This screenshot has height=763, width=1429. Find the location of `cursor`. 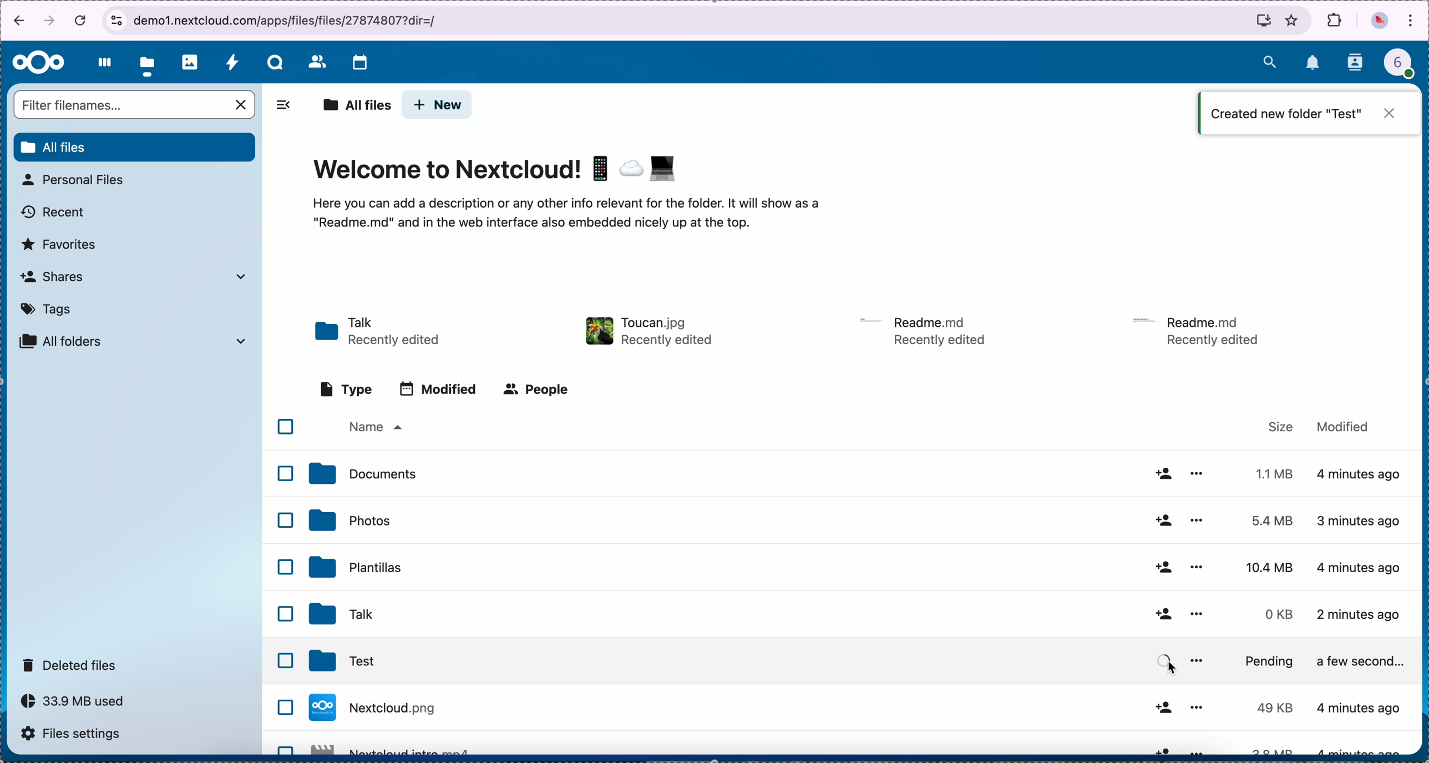

cursor is located at coordinates (1173, 668).